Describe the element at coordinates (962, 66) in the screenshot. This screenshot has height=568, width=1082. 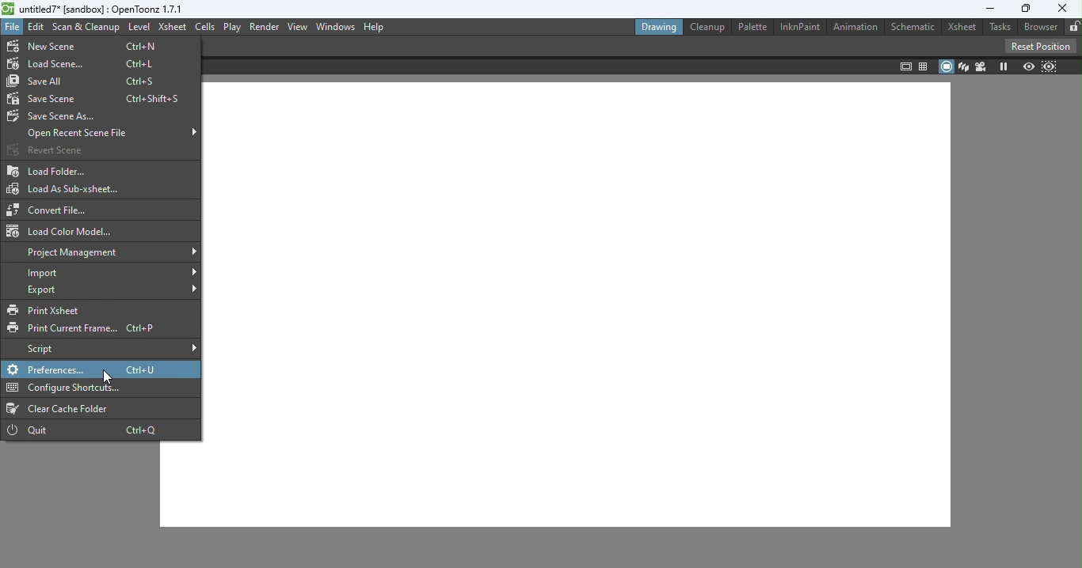
I see `3D view` at that location.